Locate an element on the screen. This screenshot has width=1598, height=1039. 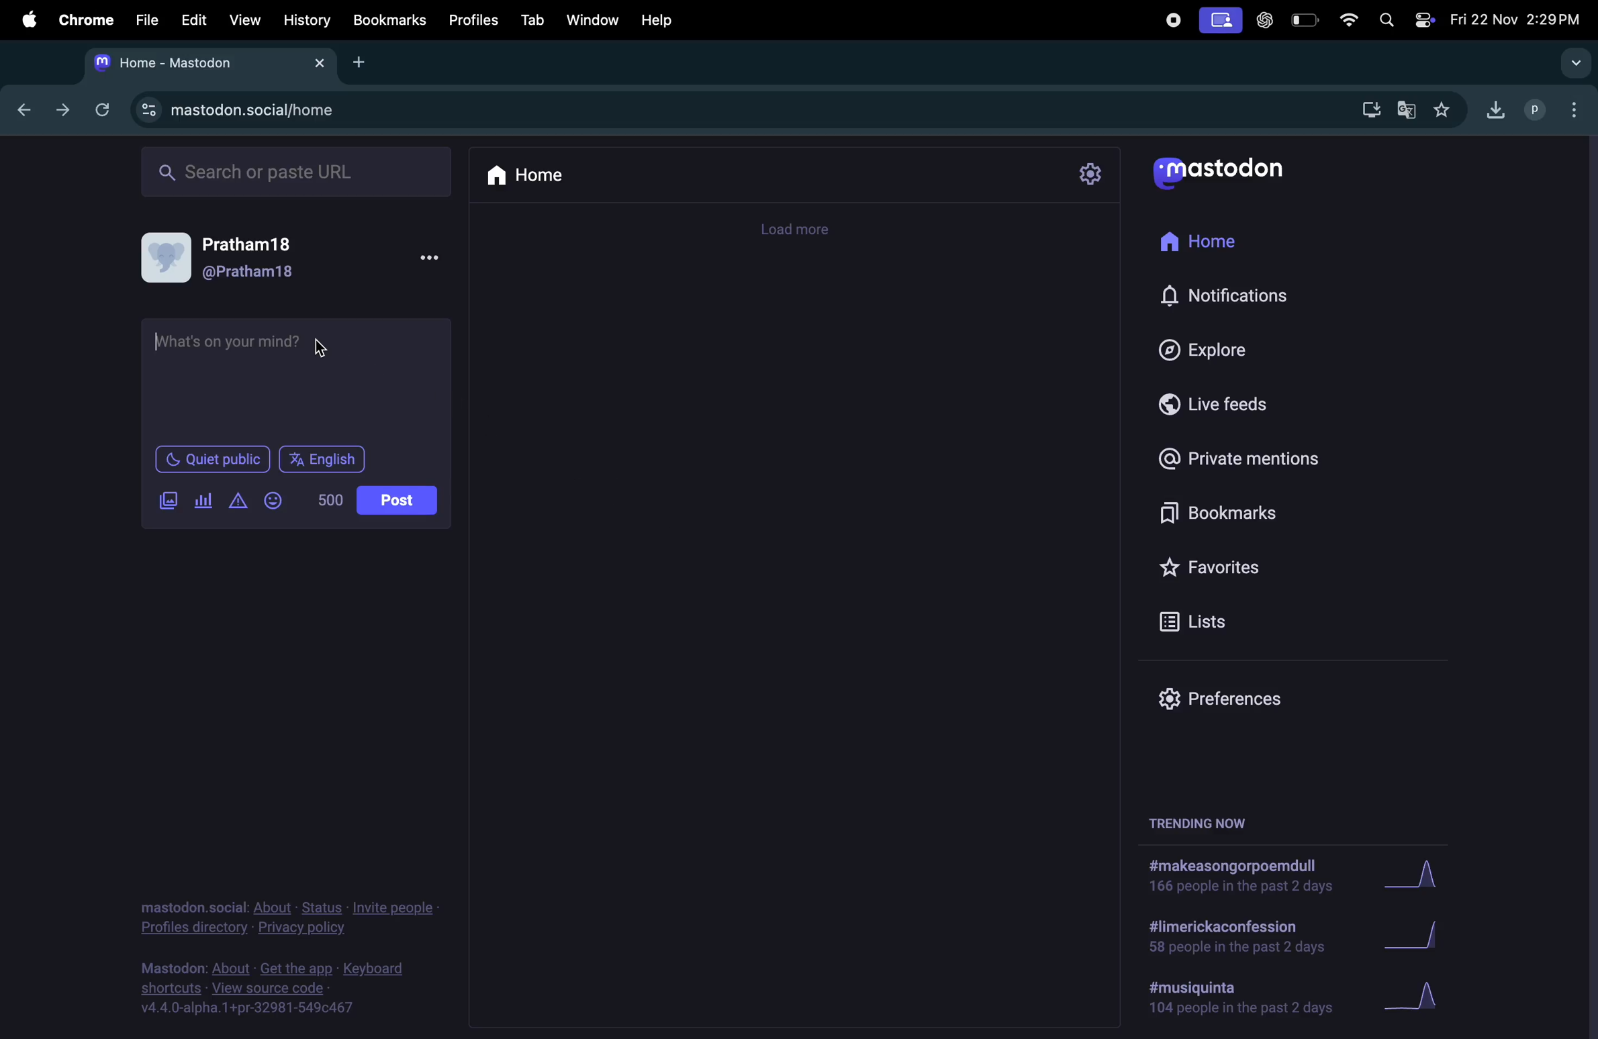
window is located at coordinates (591, 18).